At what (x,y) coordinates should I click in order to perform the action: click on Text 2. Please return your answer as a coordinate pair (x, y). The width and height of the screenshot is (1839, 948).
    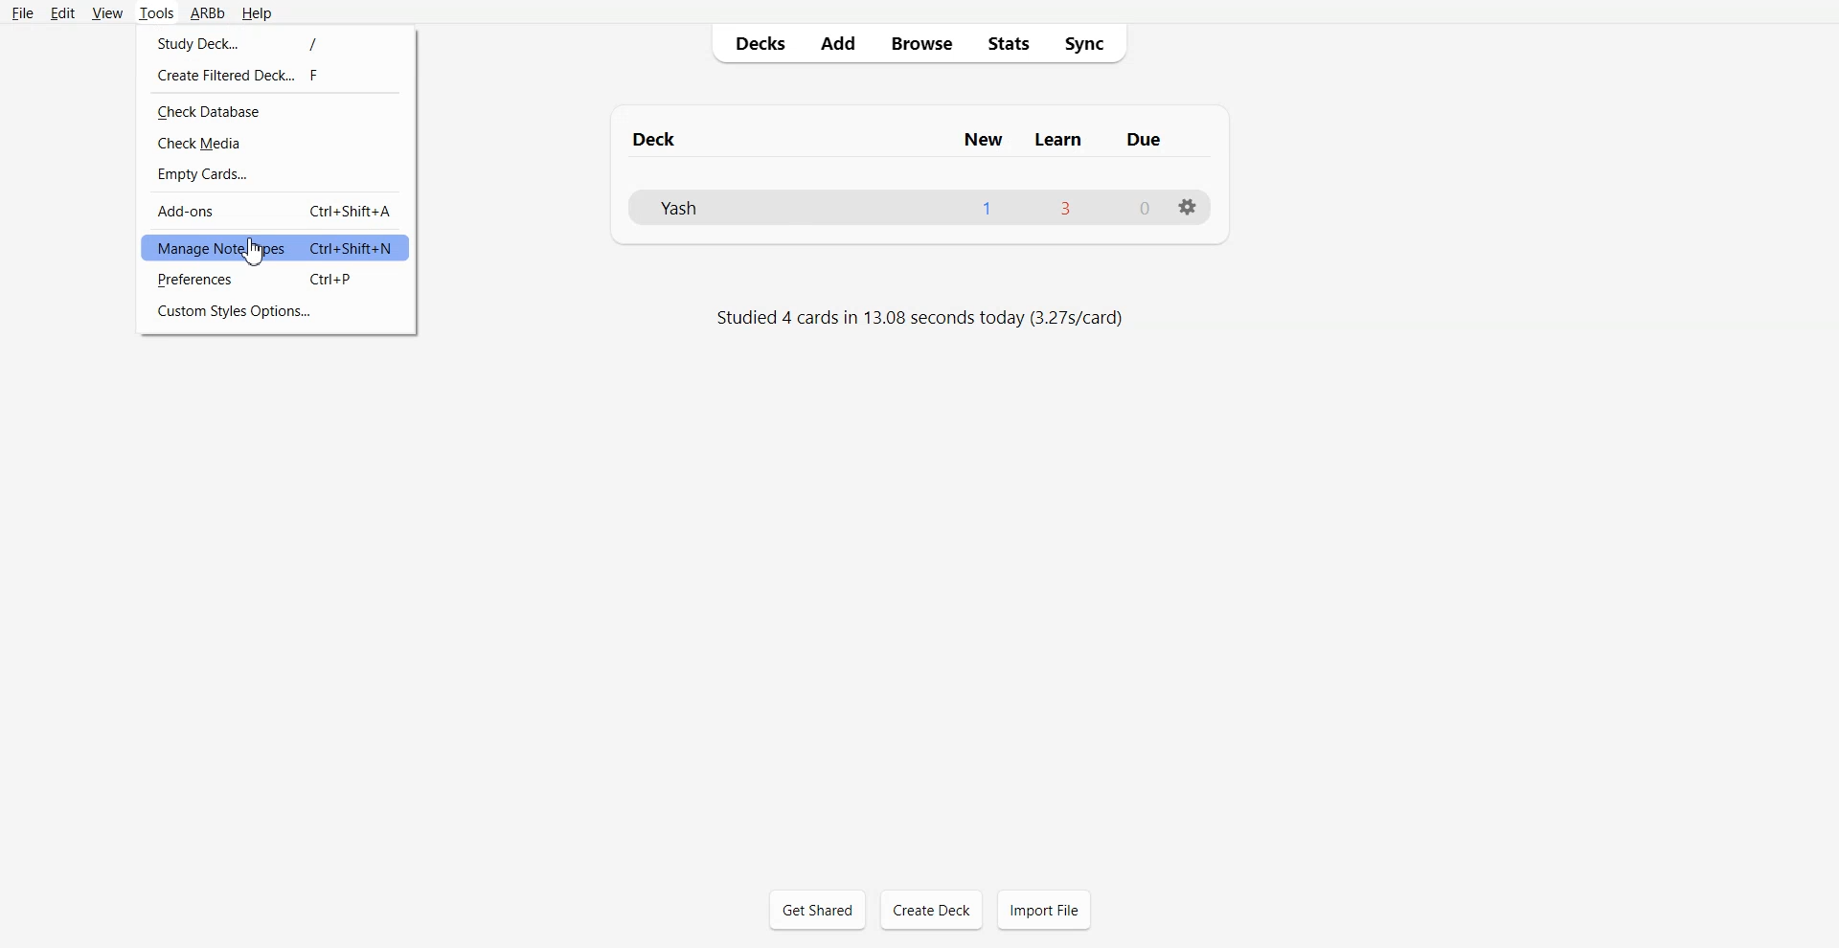
    Looking at the image, I should click on (920, 318).